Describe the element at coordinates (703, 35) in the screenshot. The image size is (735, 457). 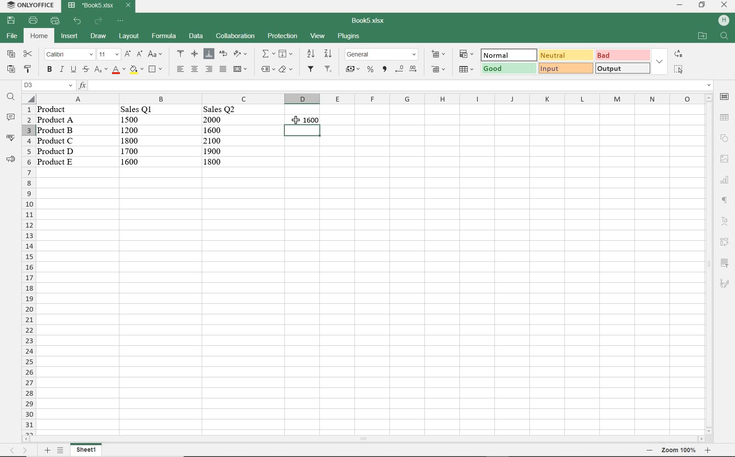
I see `open file location` at that location.